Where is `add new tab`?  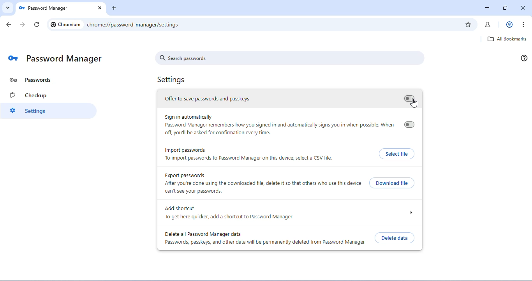
add new tab is located at coordinates (114, 8).